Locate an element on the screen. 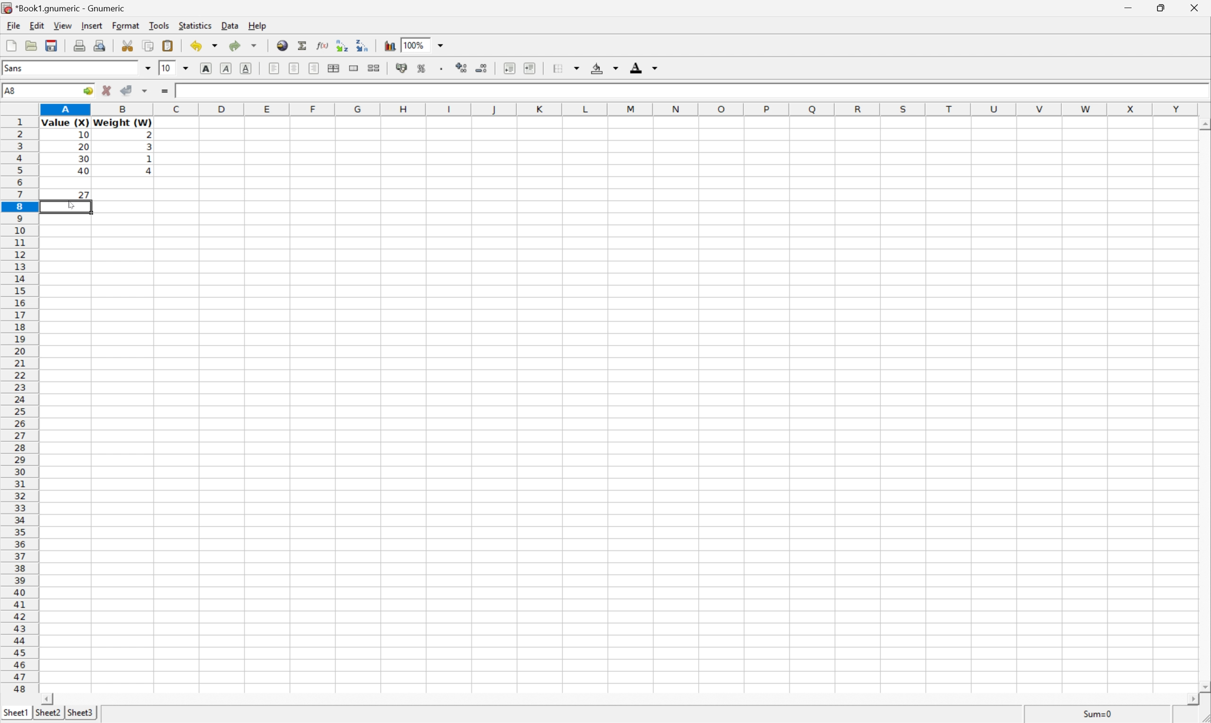 The height and width of the screenshot is (723, 1211). Help is located at coordinates (256, 24).